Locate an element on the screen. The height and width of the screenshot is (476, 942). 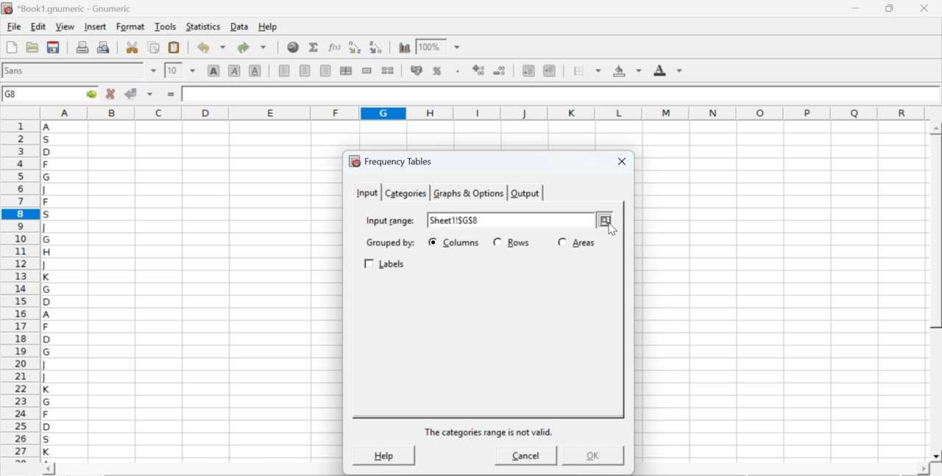
application name is located at coordinates (69, 7).